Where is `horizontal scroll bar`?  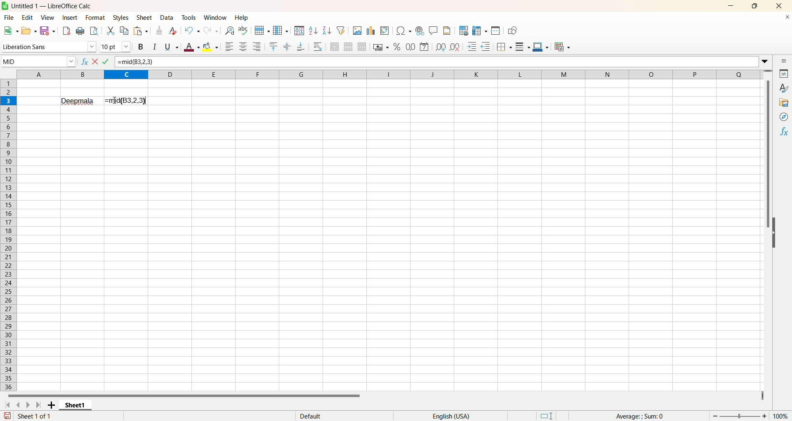 horizontal scroll bar is located at coordinates (382, 398).